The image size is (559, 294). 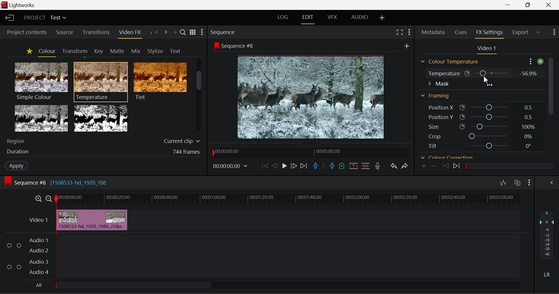 I want to click on Colour Temperature, so click(x=451, y=62).